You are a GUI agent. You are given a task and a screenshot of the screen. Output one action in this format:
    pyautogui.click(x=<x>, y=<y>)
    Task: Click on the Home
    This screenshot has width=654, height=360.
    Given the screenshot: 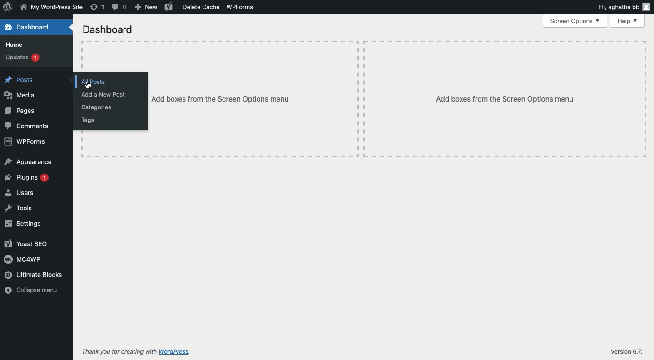 What is the action you would take?
    pyautogui.click(x=16, y=44)
    